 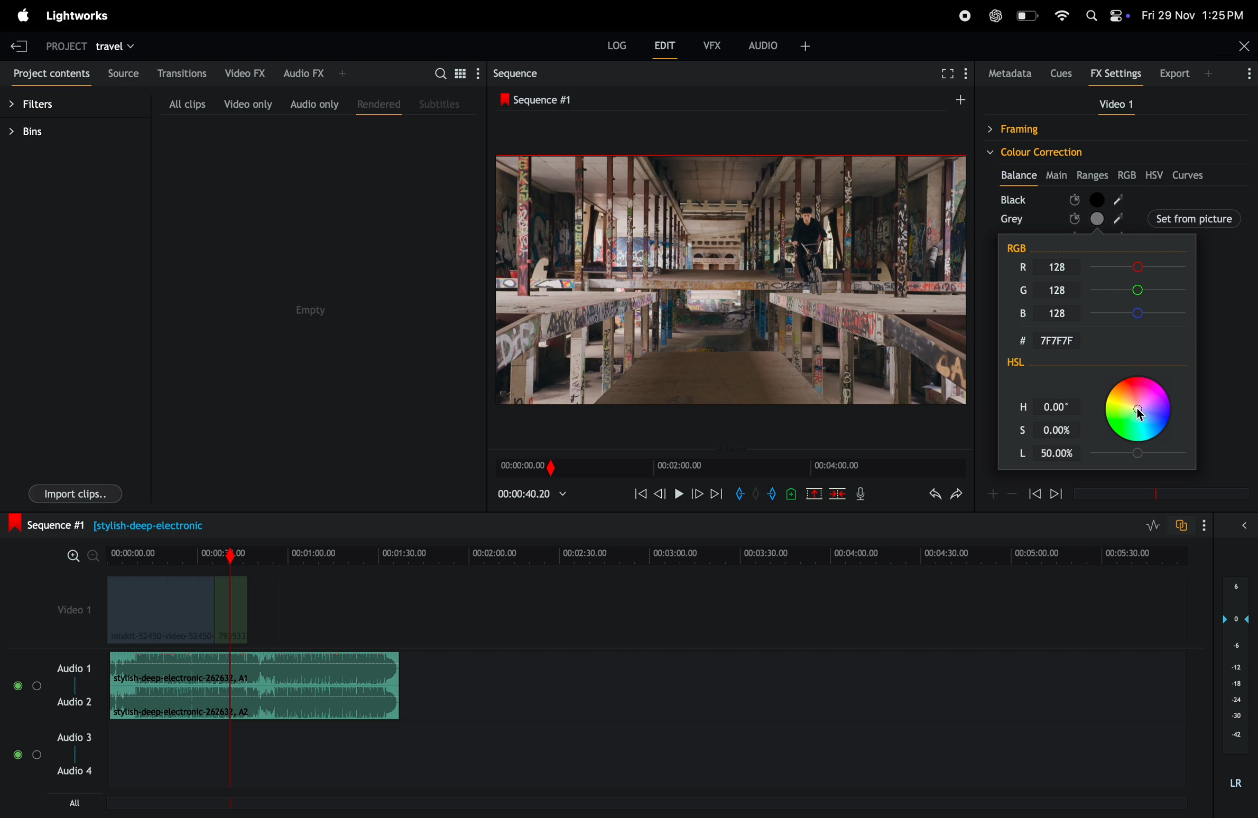 What do you see at coordinates (728, 468) in the screenshot?
I see `time frame` at bounding box center [728, 468].